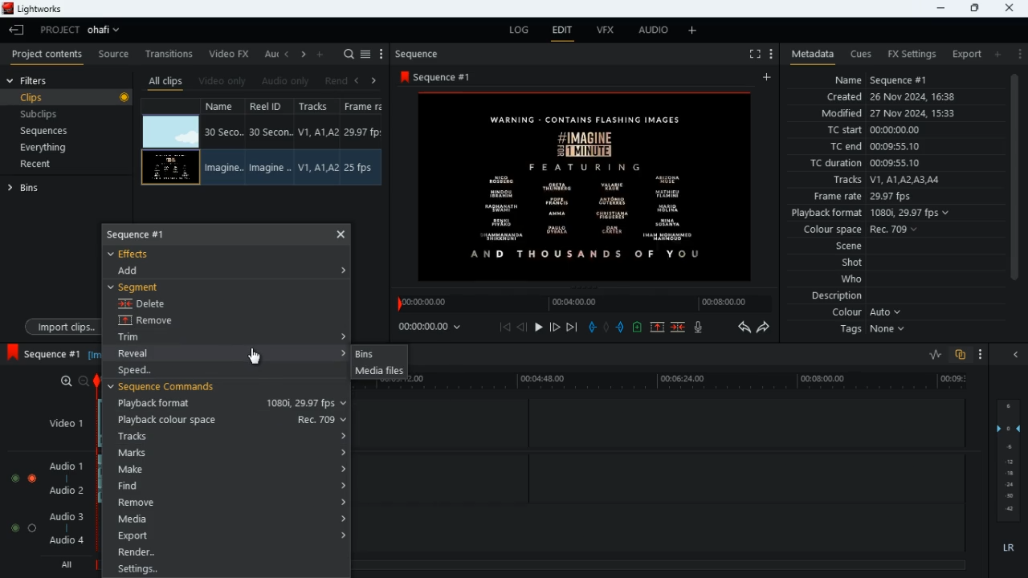 Image resolution: width=1028 pixels, height=578 pixels. What do you see at coordinates (150, 234) in the screenshot?
I see `sequence` at bounding box center [150, 234].